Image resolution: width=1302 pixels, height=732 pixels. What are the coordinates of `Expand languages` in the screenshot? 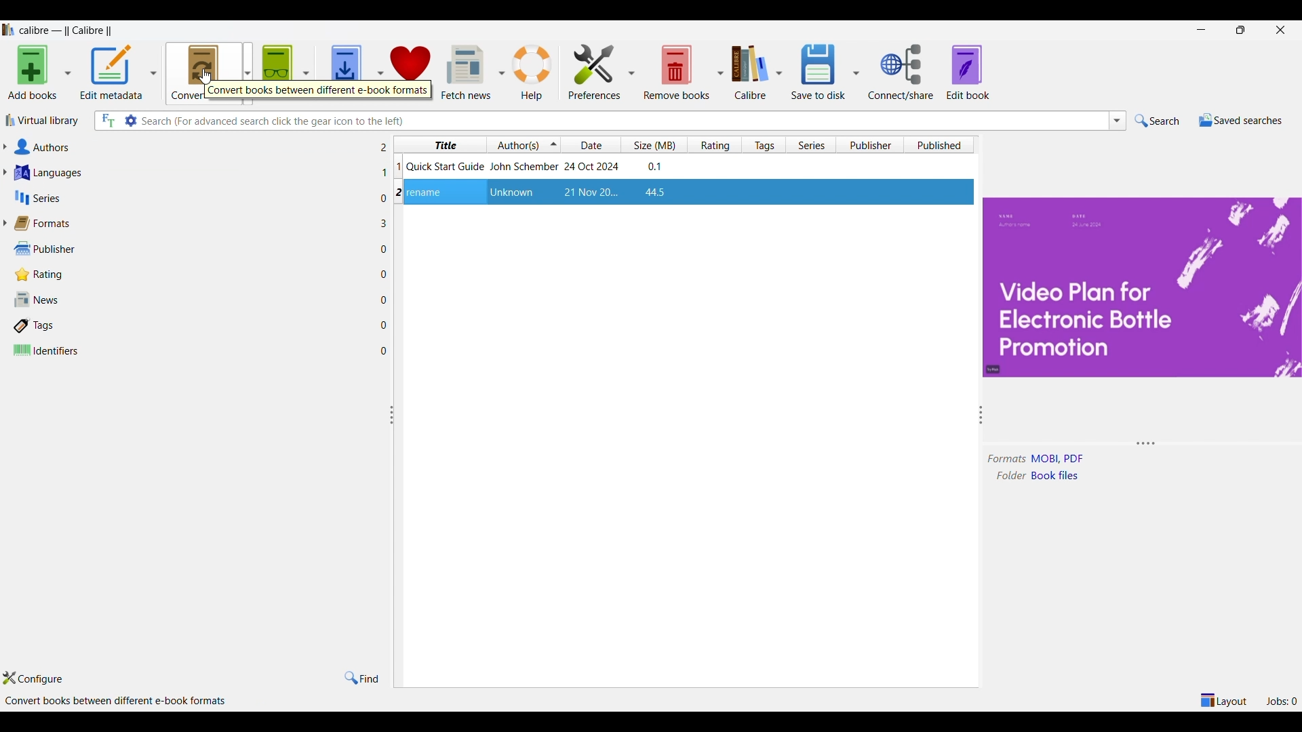 It's located at (5, 172).